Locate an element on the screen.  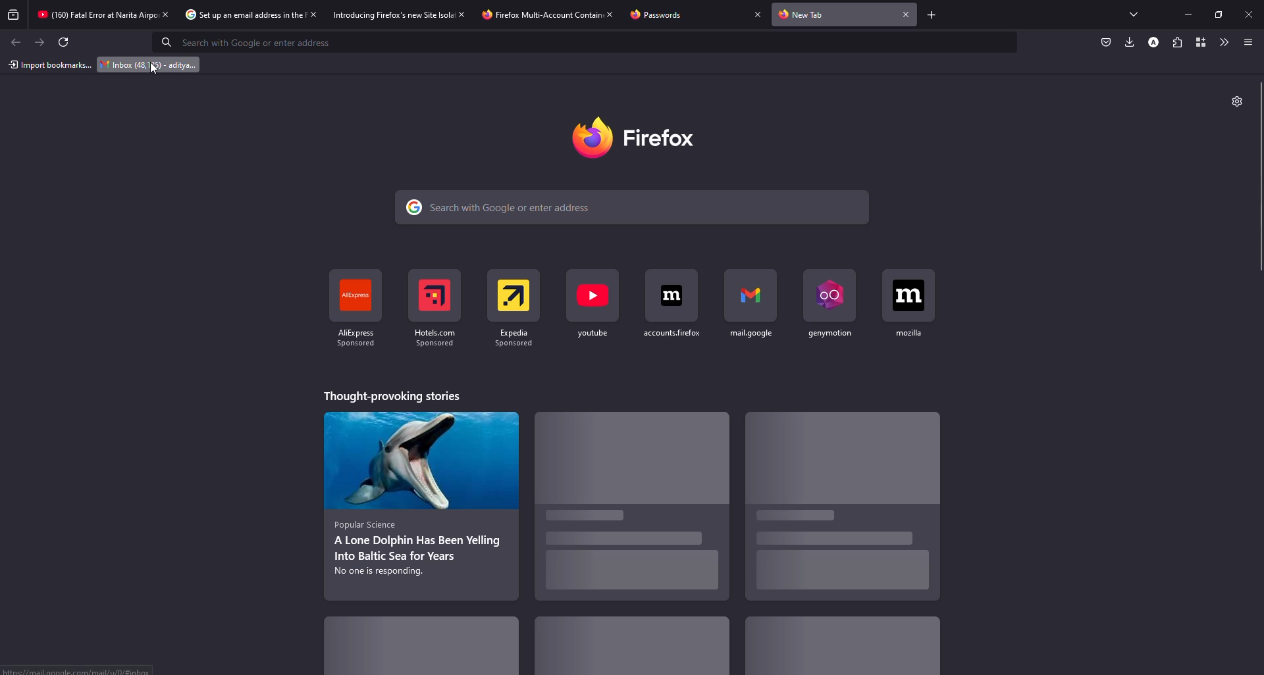
Firefox Multi-Account is located at coordinates (530, 14).